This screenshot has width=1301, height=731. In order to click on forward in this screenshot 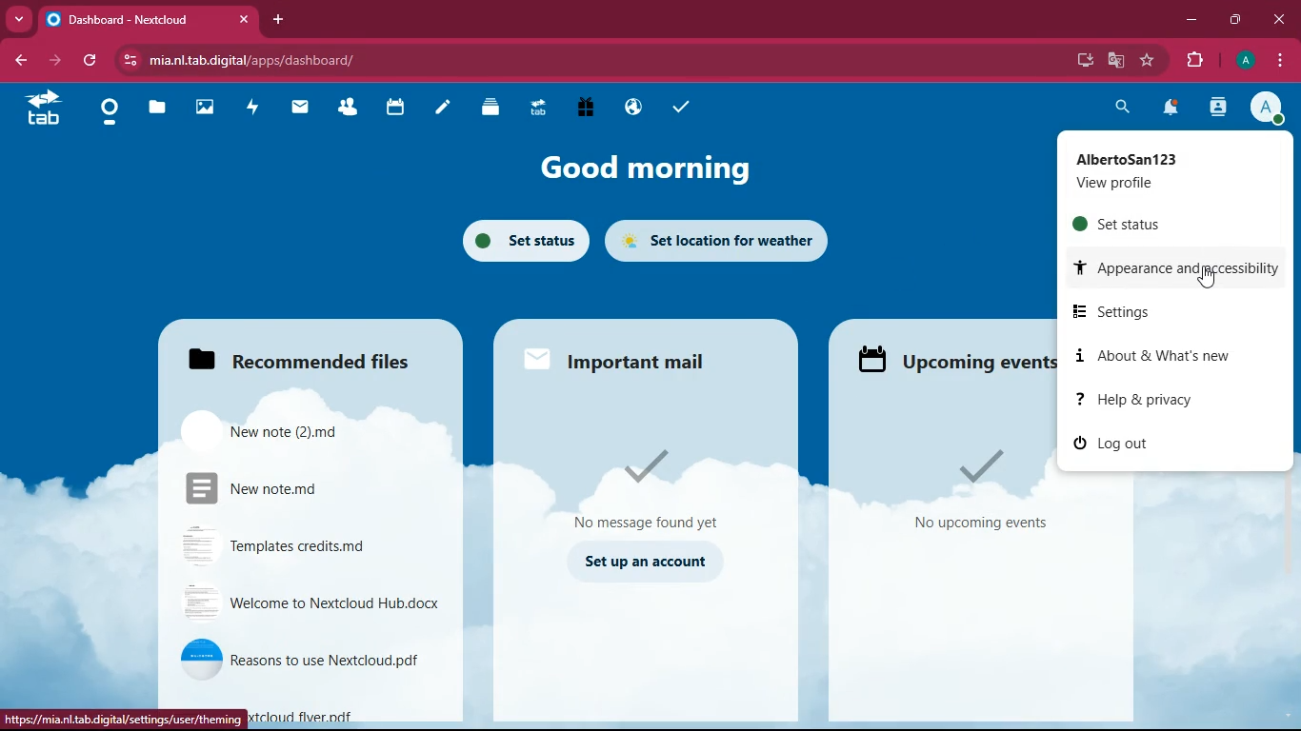, I will do `click(51, 62)`.